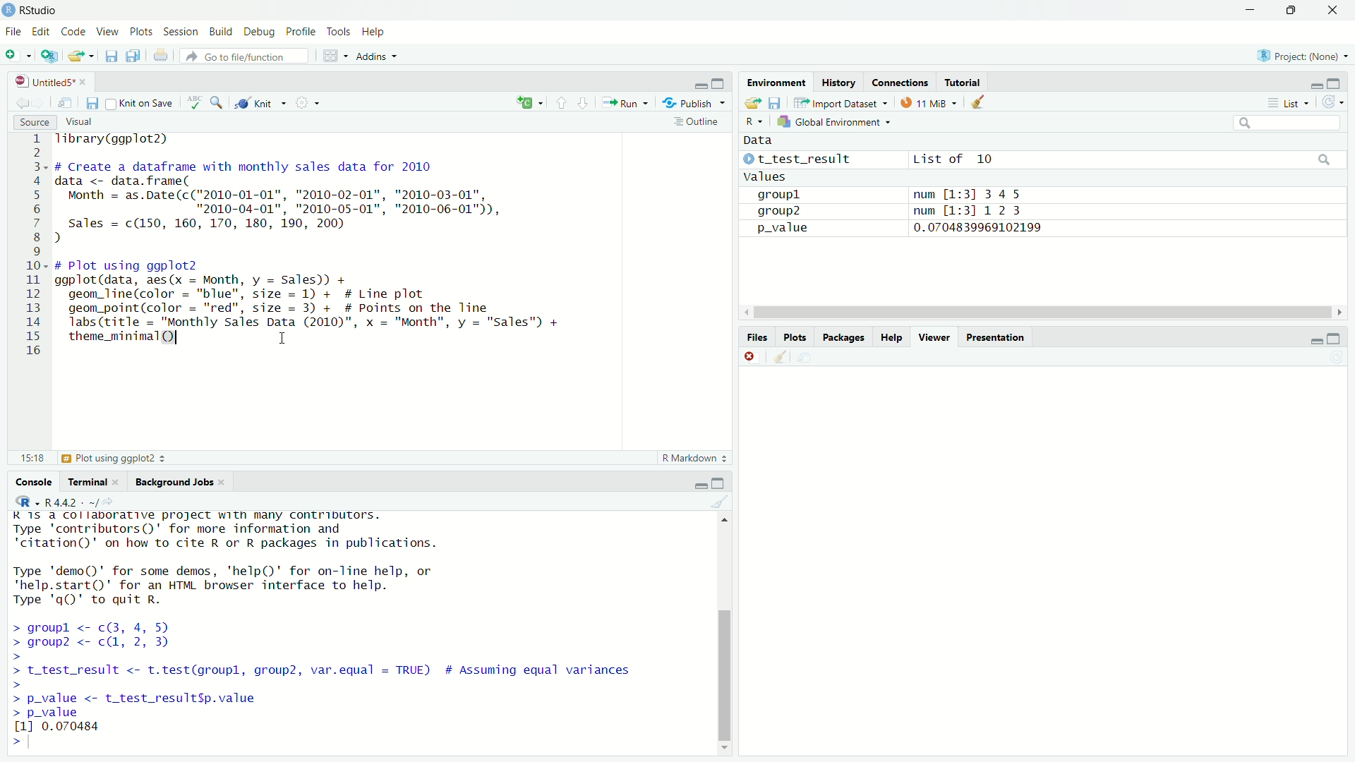  Describe the element at coordinates (82, 56) in the screenshot. I see `open an existing file` at that location.